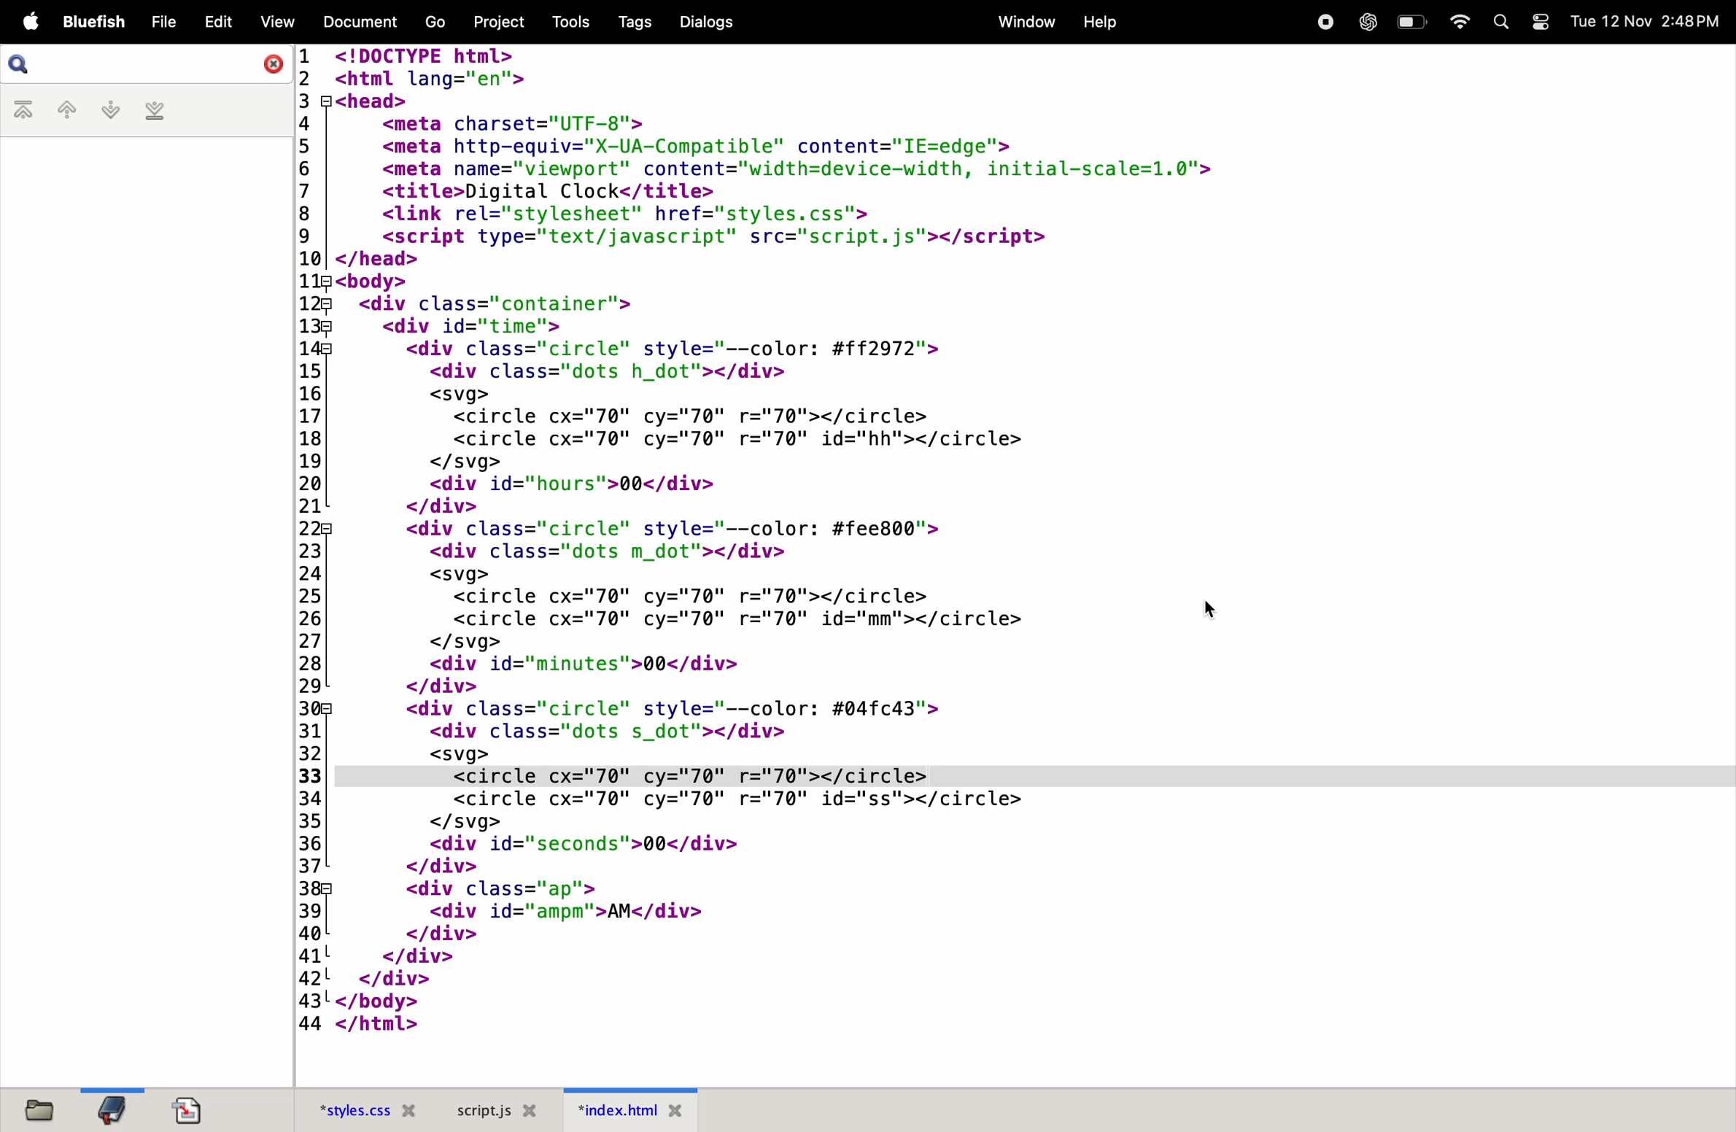 Image resolution: width=1736 pixels, height=1132 pixels. What do you see at coordinates (355, 23) in the screenshot?
I see `document` at bounding box center [355, 23].